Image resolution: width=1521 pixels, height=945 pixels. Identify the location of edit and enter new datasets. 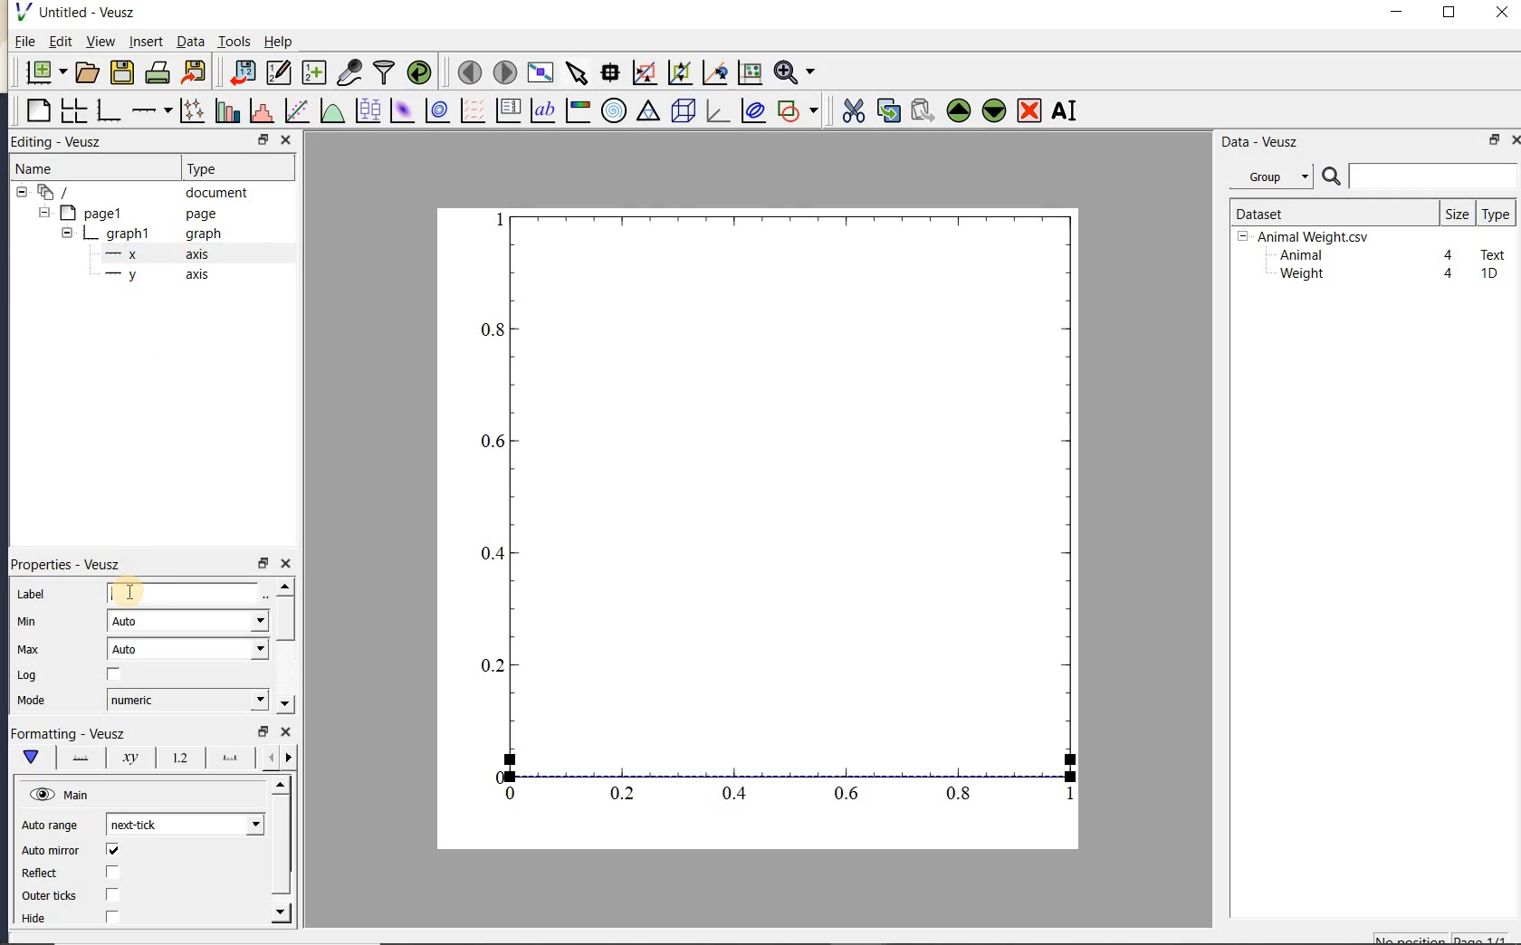
(278, 72).